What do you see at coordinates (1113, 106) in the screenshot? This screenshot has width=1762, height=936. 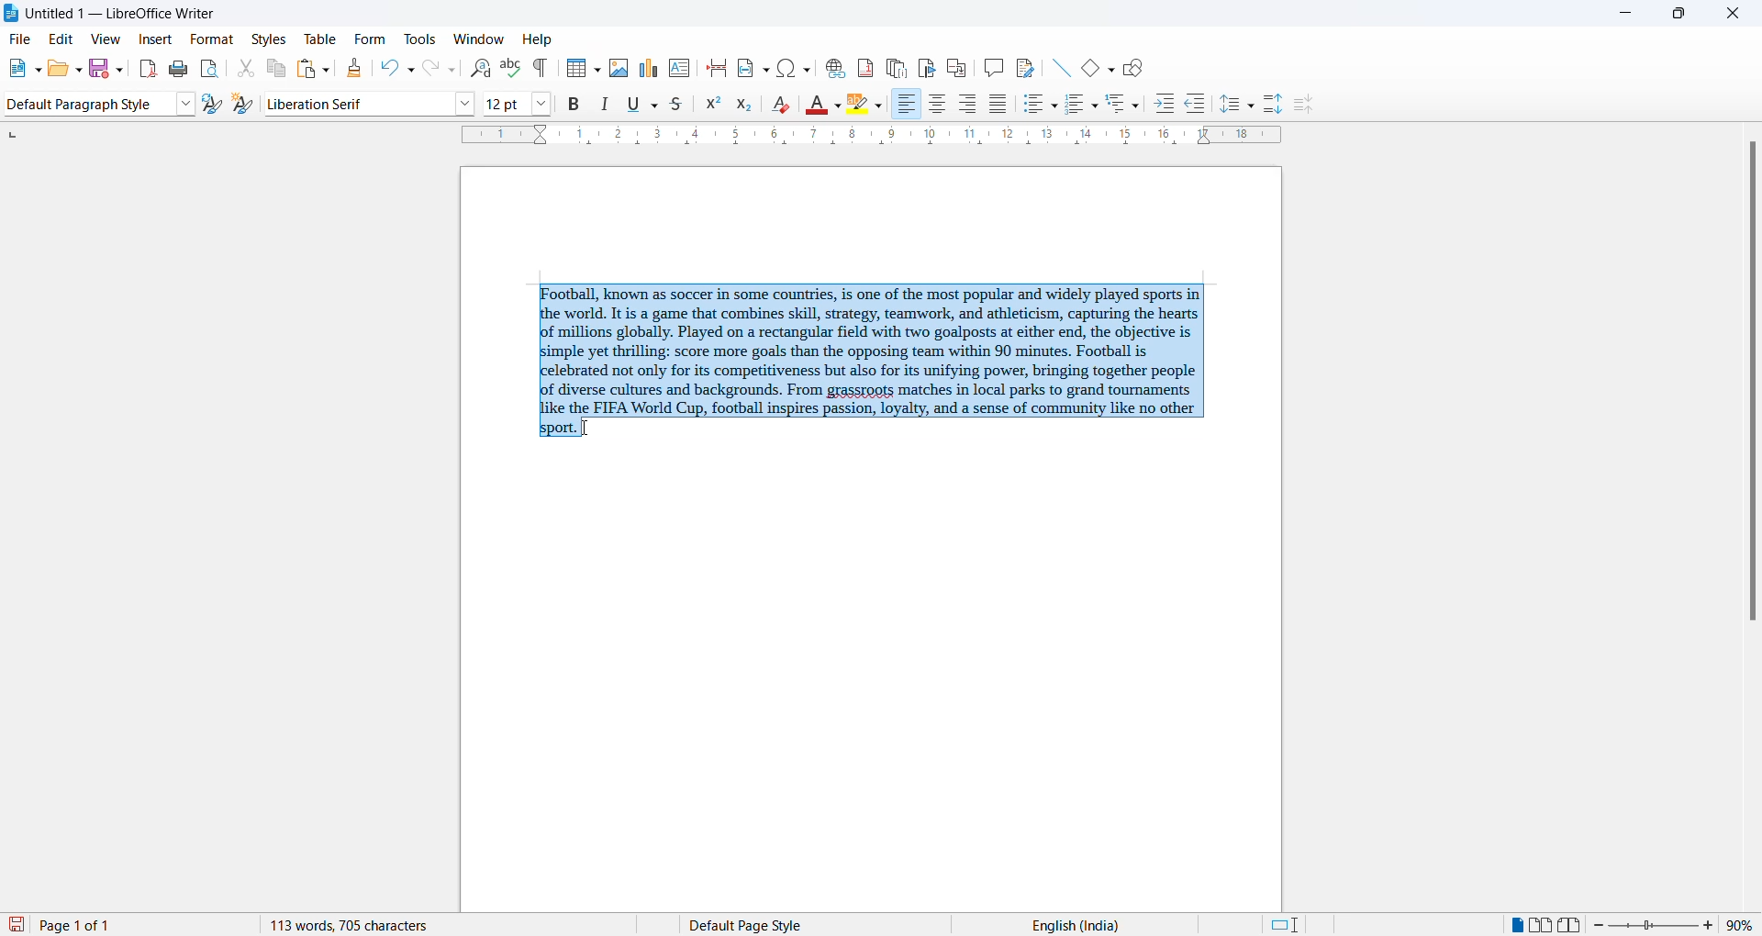 I see `outline format ` at bounding box center [1113, 106].